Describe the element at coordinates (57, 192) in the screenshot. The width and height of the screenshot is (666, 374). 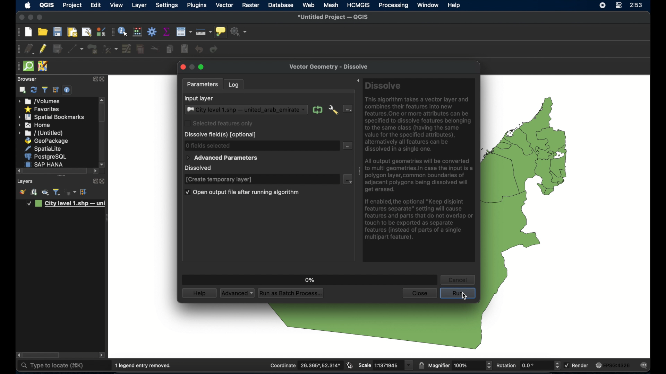
I see `filter legend` at that location.